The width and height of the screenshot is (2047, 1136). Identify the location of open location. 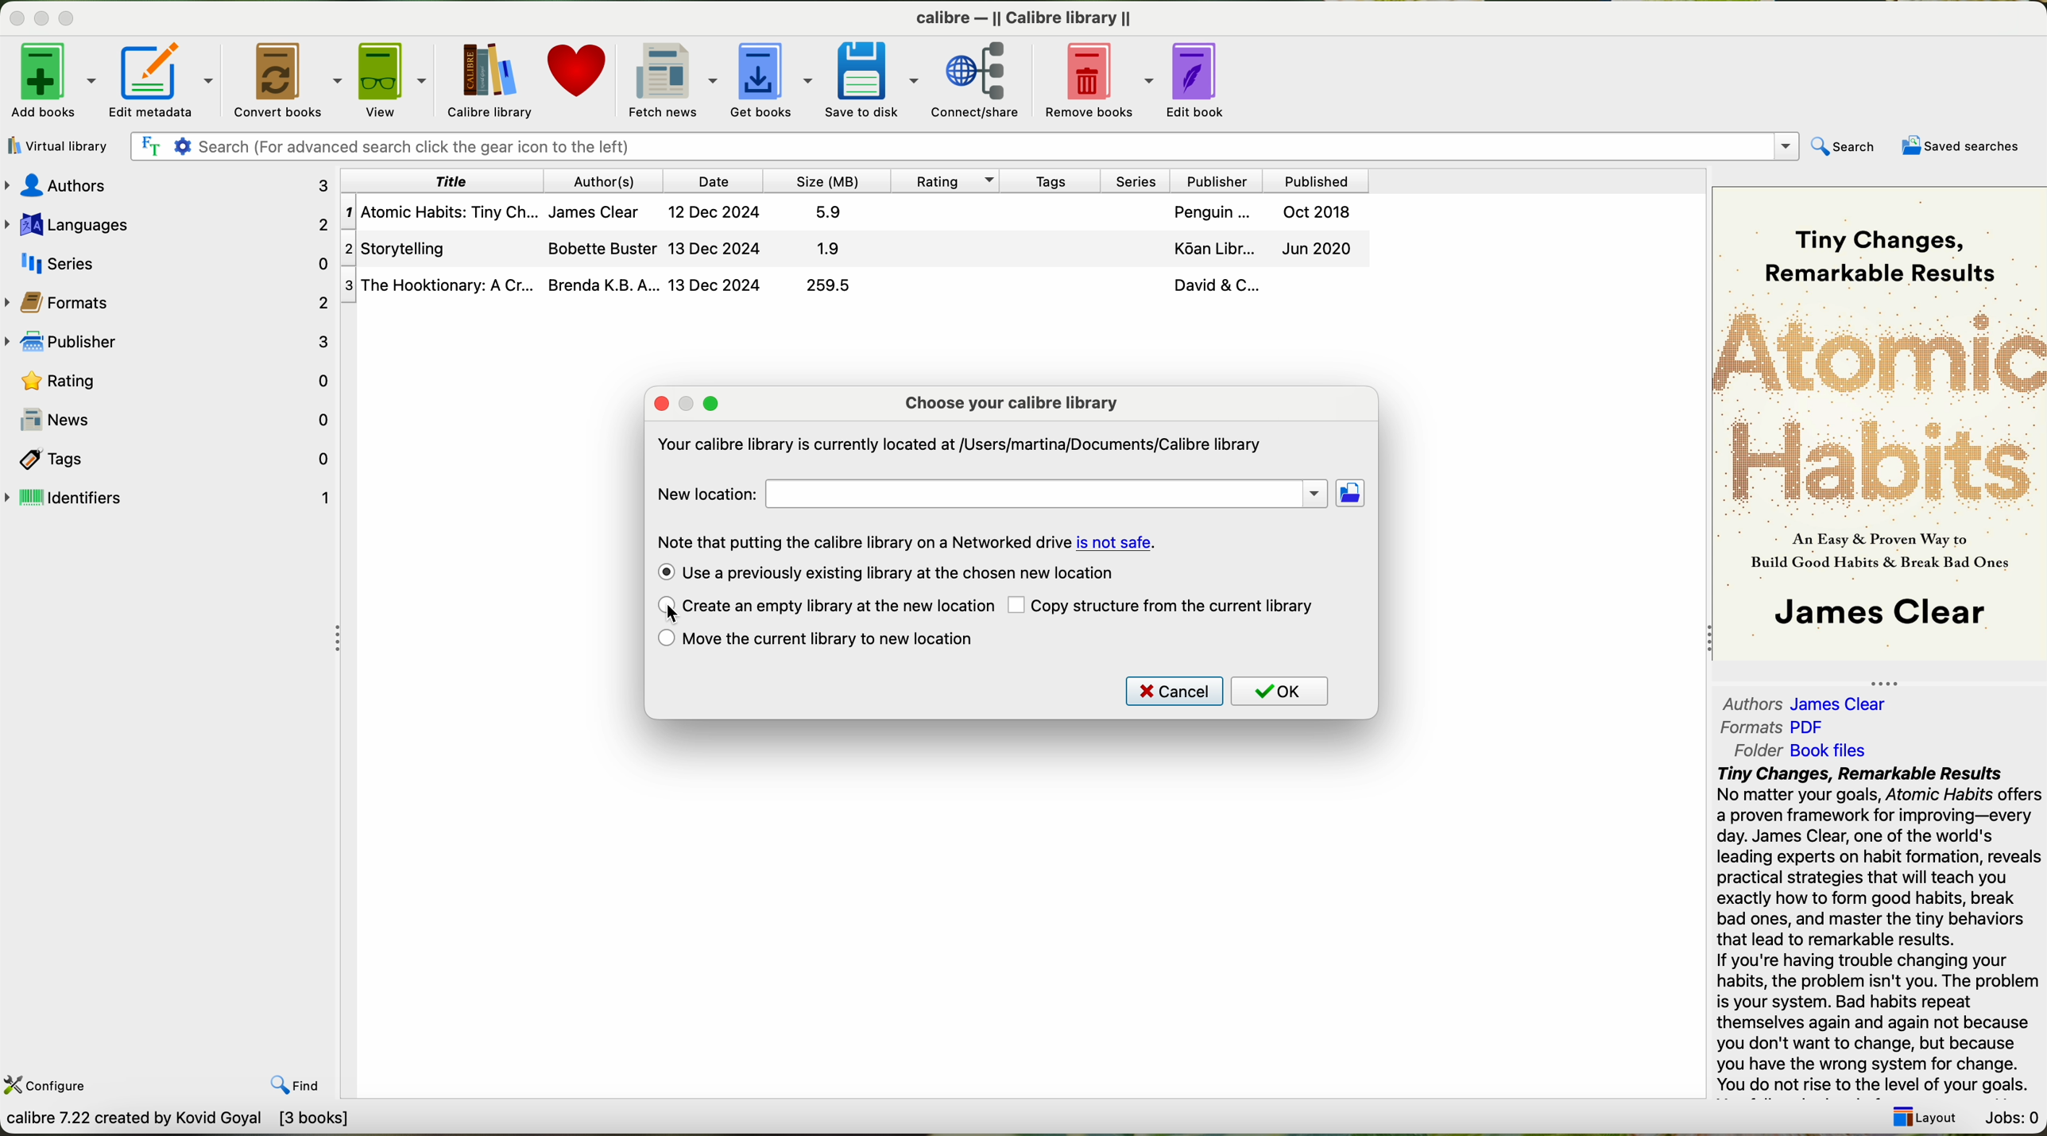
(1352, 493).